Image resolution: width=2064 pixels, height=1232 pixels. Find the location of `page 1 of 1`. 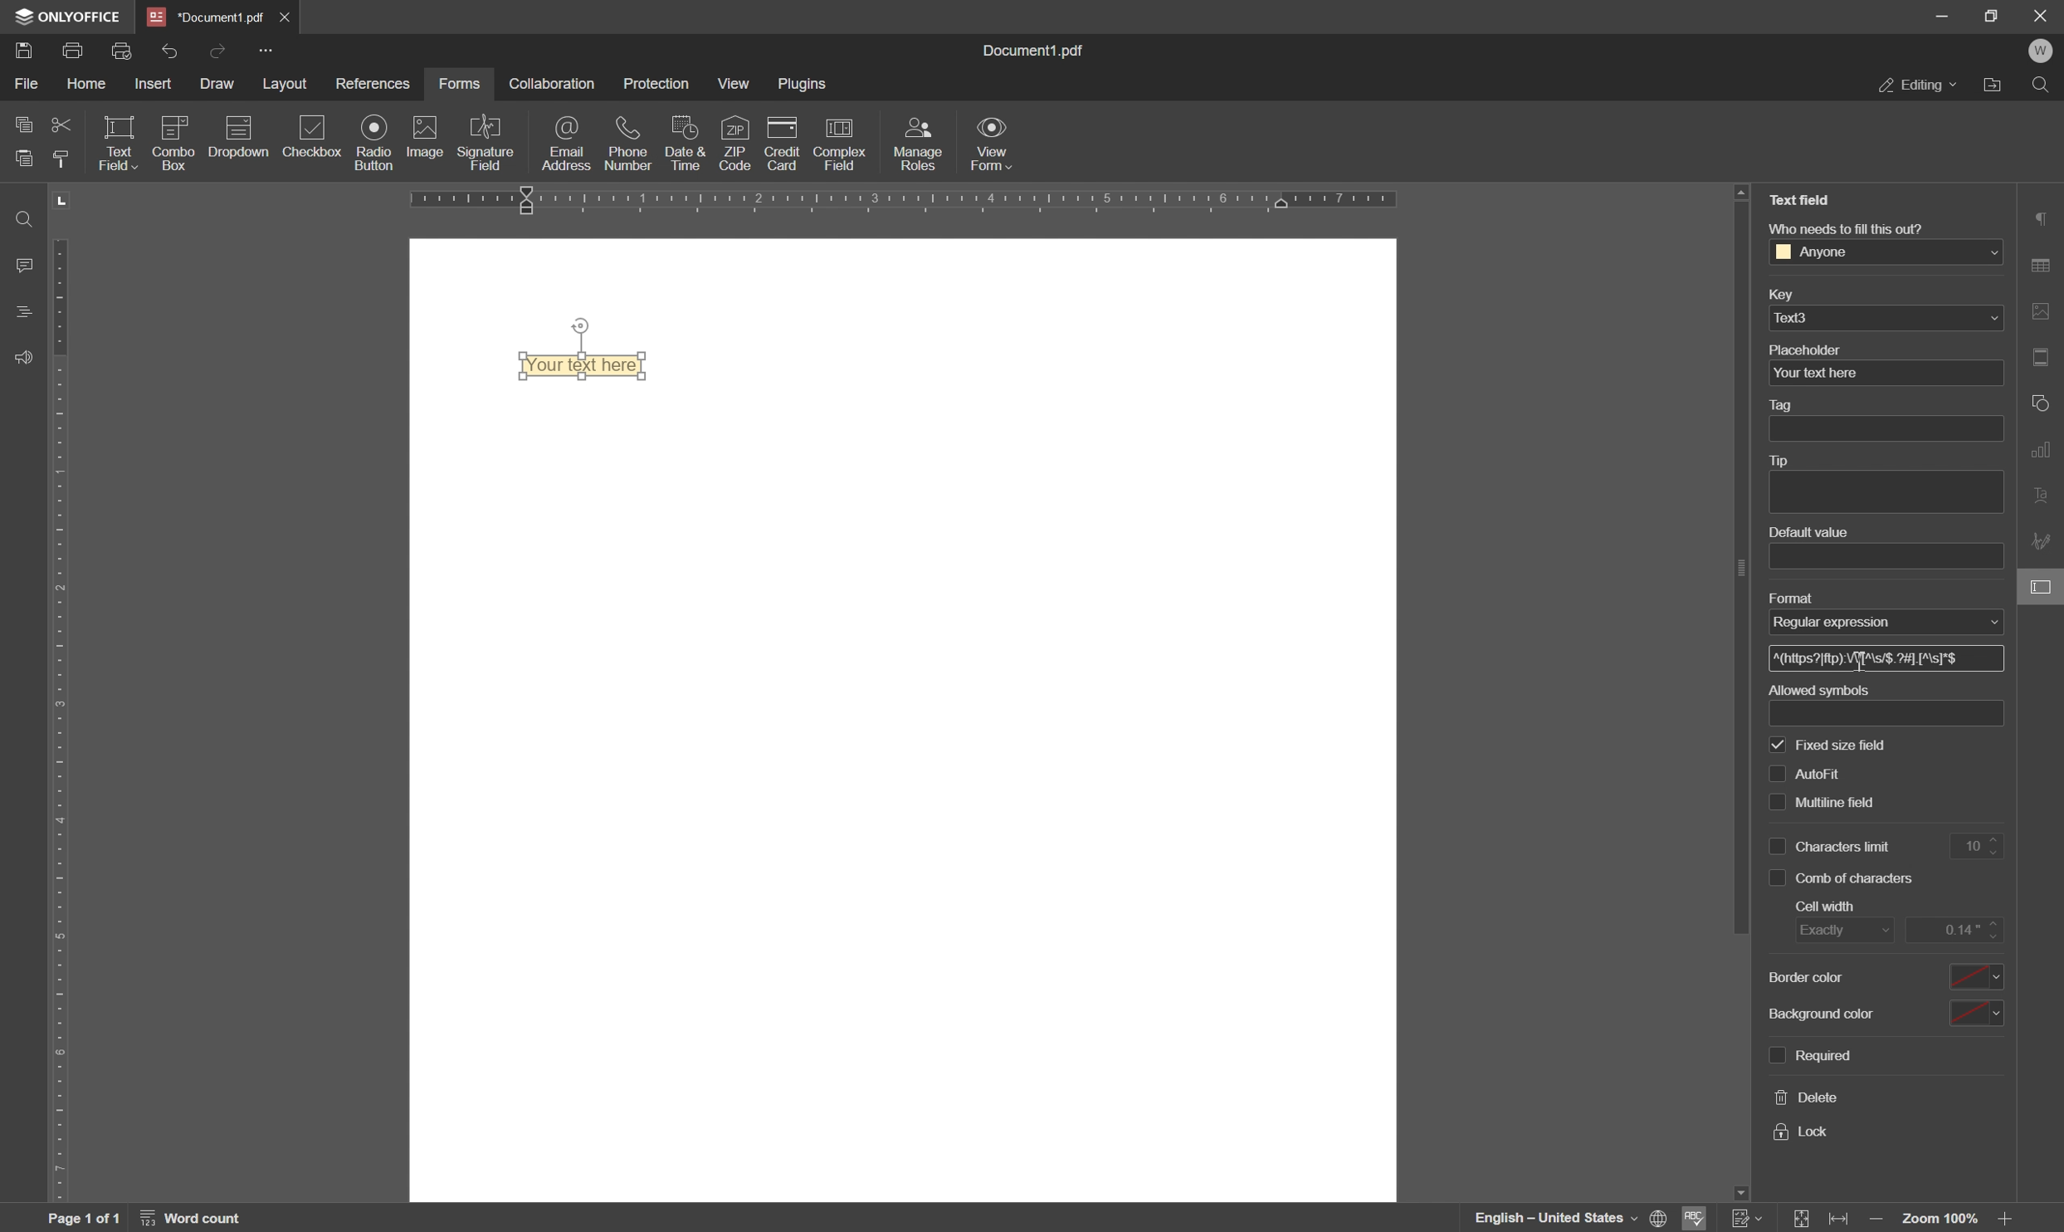

page 1 of 1 is located at coordinates (85, 1219).